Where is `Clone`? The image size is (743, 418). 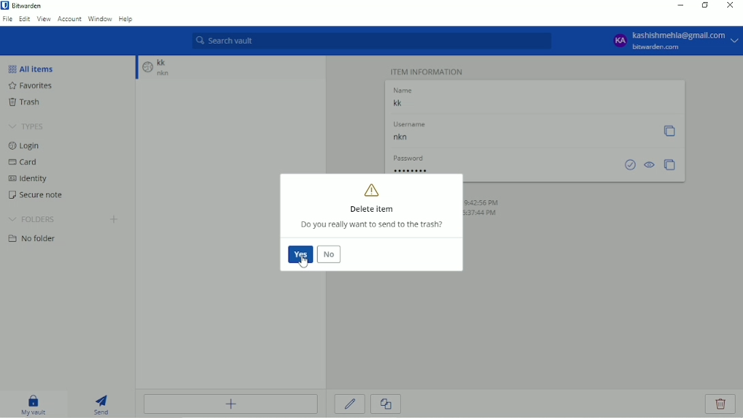 Clone is located at coordinates (387, 405).